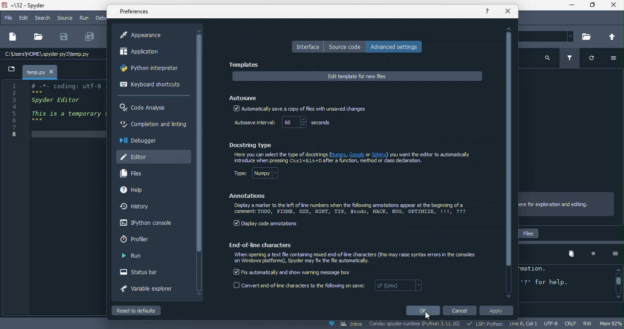 The width and height of the screenshot is (624, 329). I want to click on end of the characters, so click(264, 244).